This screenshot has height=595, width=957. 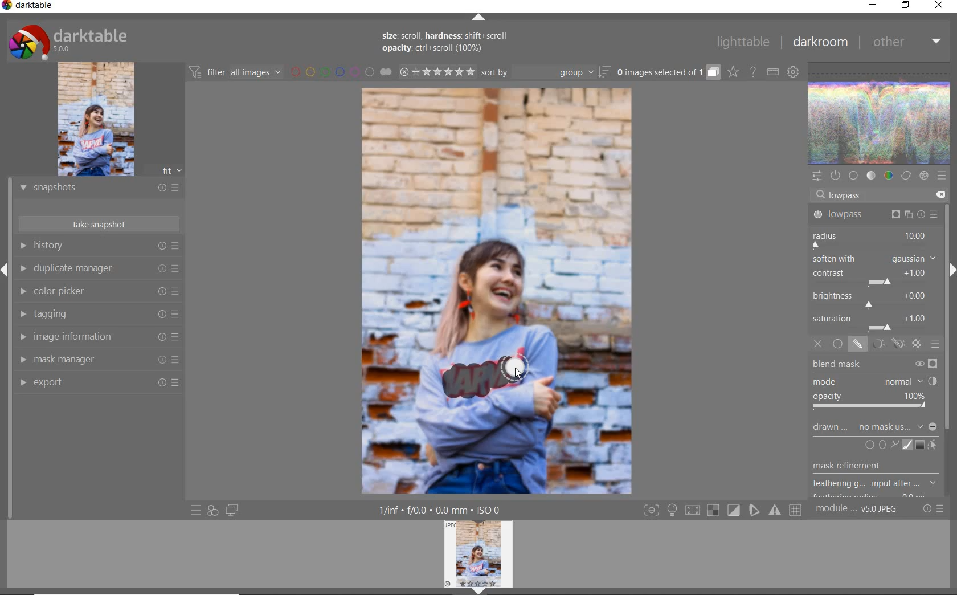 What do you see at coordinates (850, 196) in the screenshot?
I see `lowpass` at bounding box center [850, 196].